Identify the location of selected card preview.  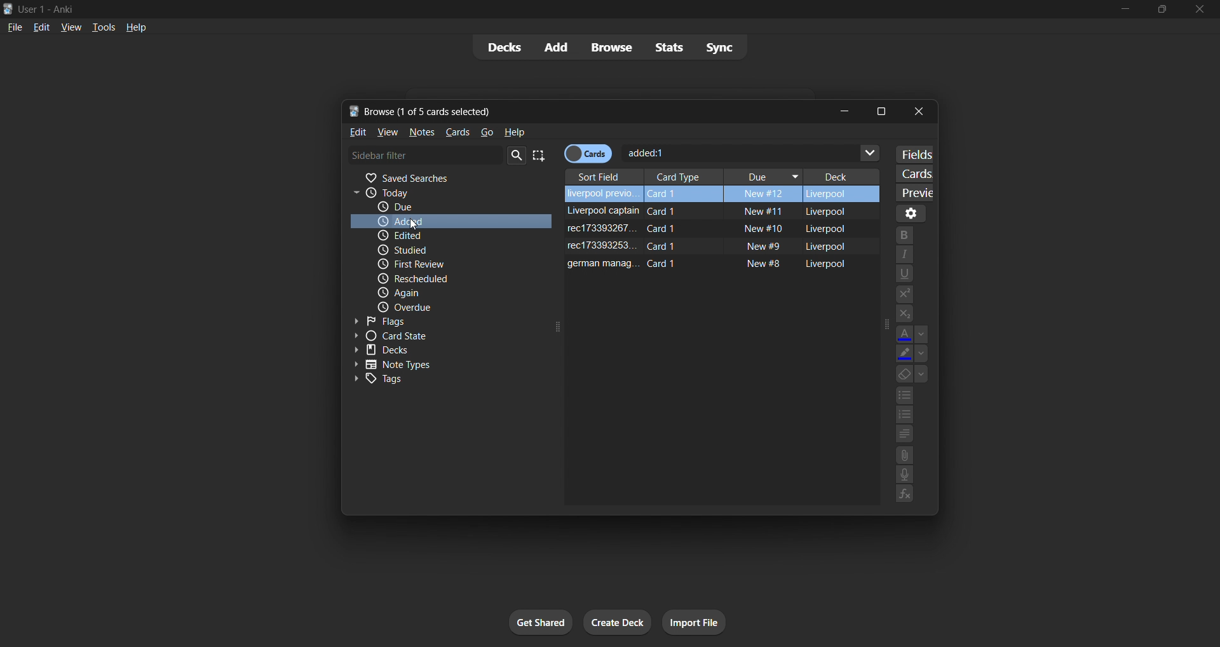
(912, 190).